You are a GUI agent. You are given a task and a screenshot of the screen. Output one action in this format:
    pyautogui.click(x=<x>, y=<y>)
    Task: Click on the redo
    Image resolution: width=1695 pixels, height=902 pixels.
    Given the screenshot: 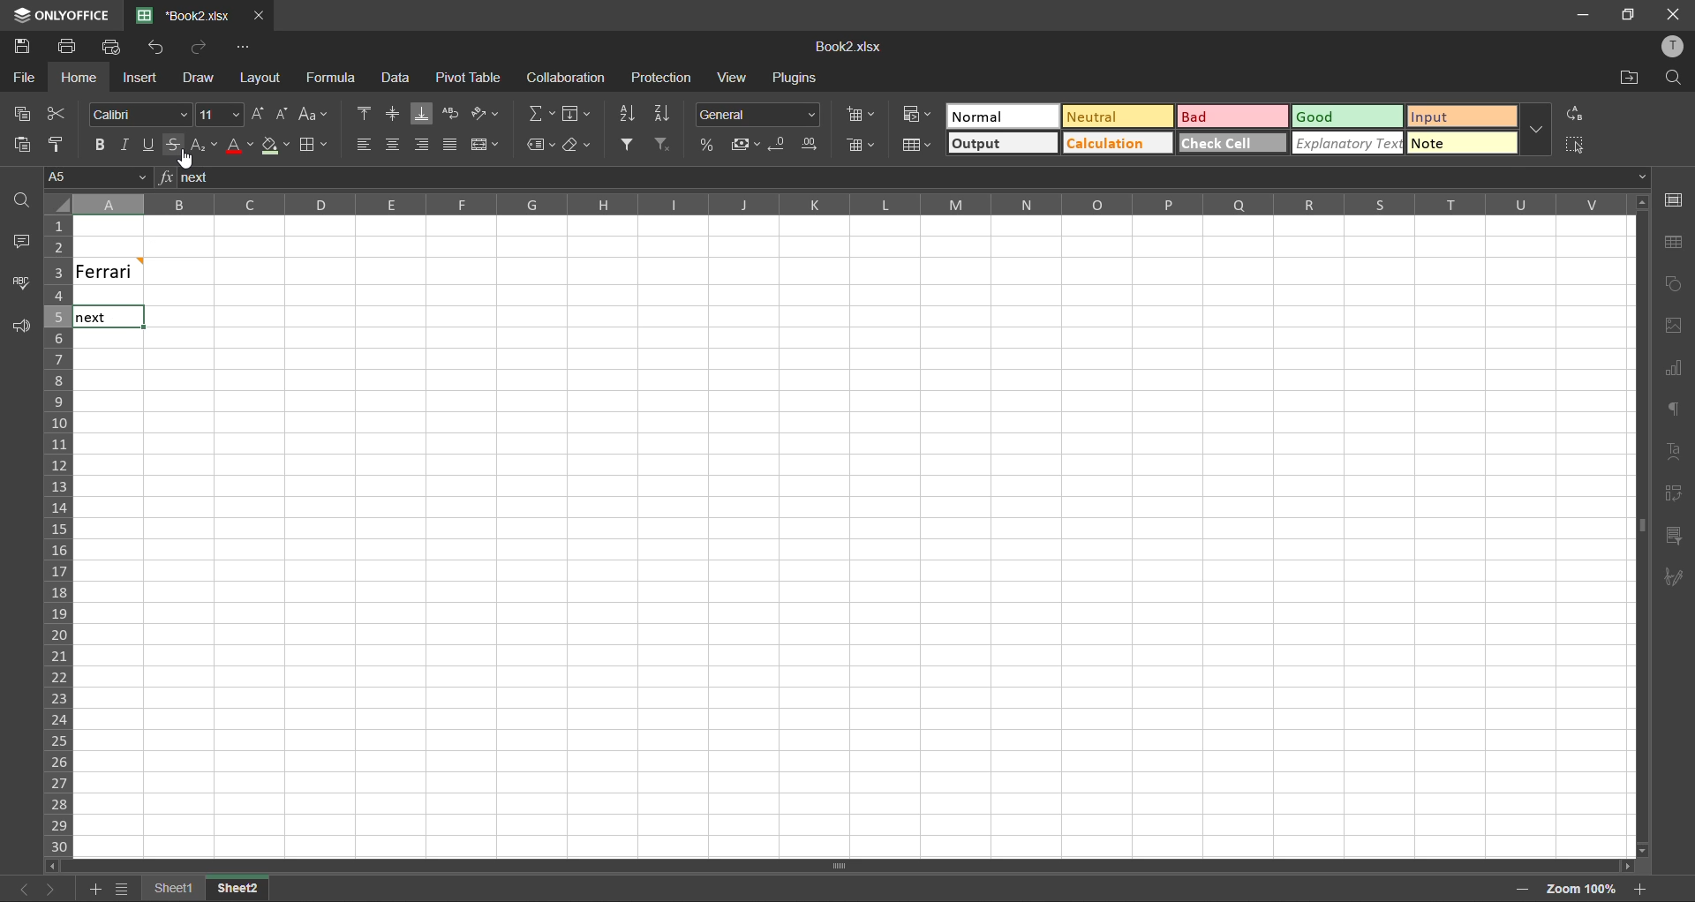 What is the action you would take?
    pyautogui.click(x=201, y=46)
    